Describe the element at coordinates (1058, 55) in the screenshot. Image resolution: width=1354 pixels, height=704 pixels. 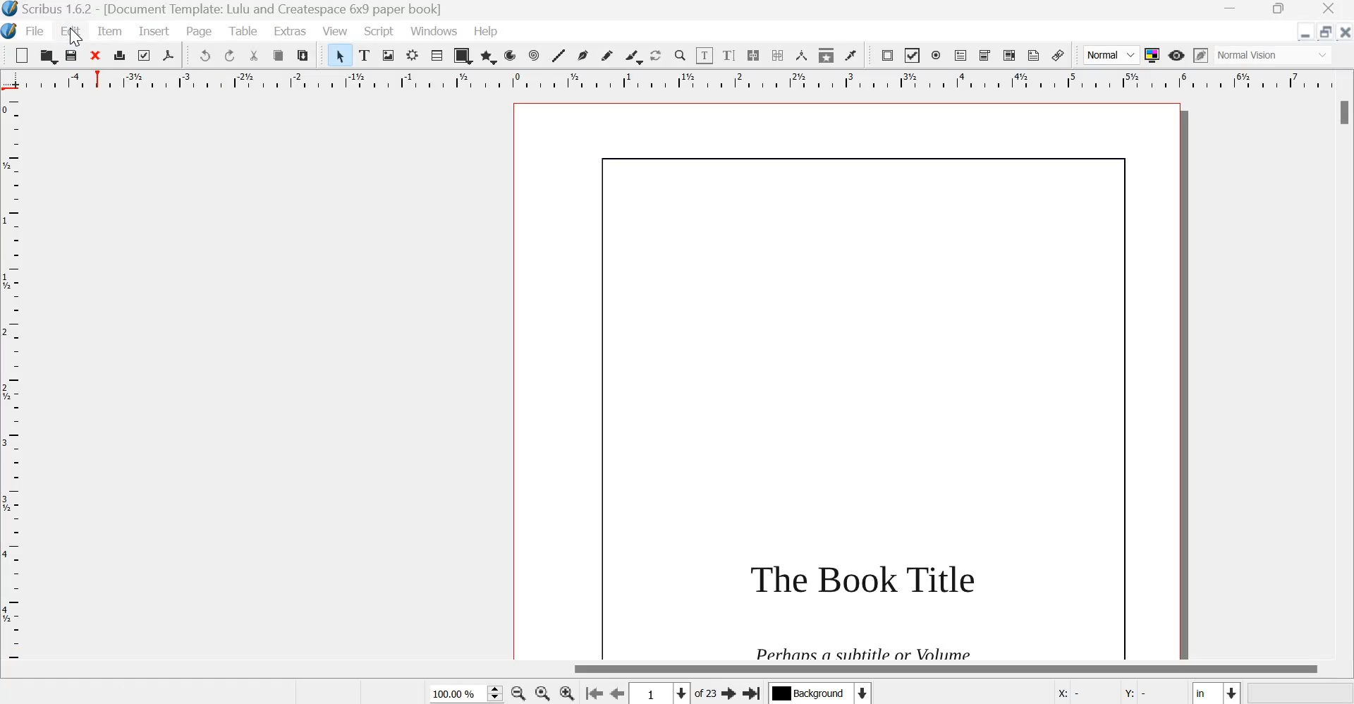
I see `Link annotation` at that location.